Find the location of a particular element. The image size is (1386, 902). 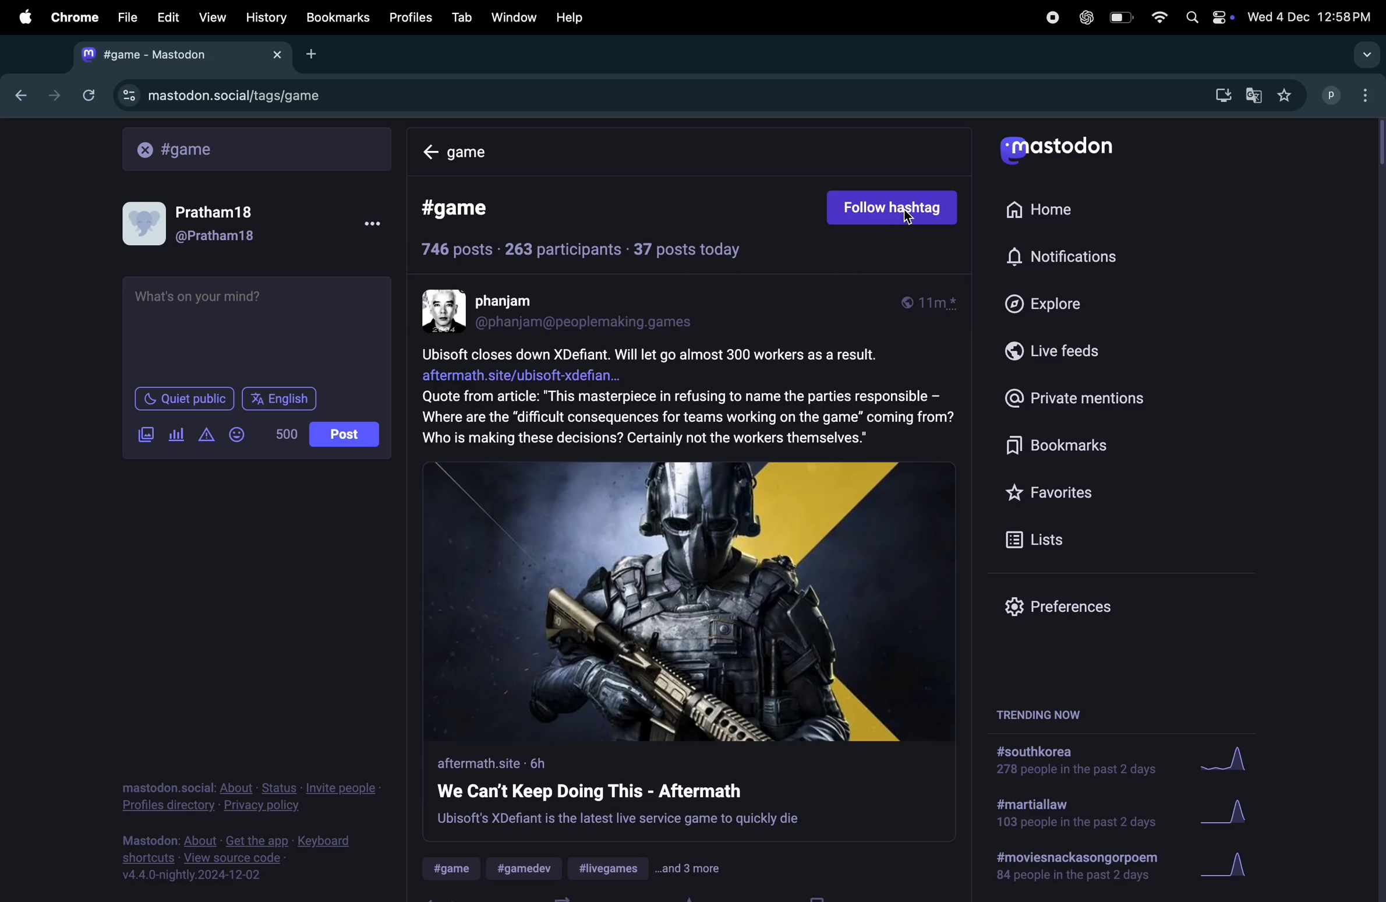

userprofile is located at coordinates (202, 221).